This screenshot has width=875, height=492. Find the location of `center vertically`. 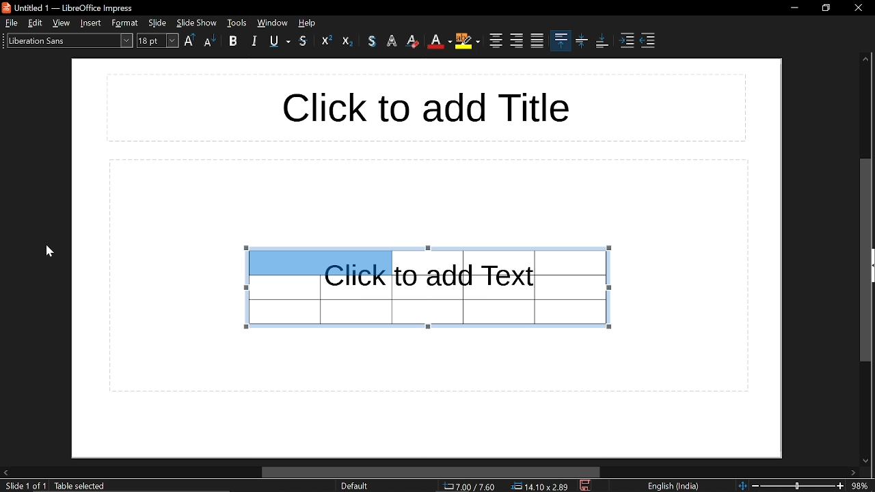

center vertically is located at coordinates (582, 42).